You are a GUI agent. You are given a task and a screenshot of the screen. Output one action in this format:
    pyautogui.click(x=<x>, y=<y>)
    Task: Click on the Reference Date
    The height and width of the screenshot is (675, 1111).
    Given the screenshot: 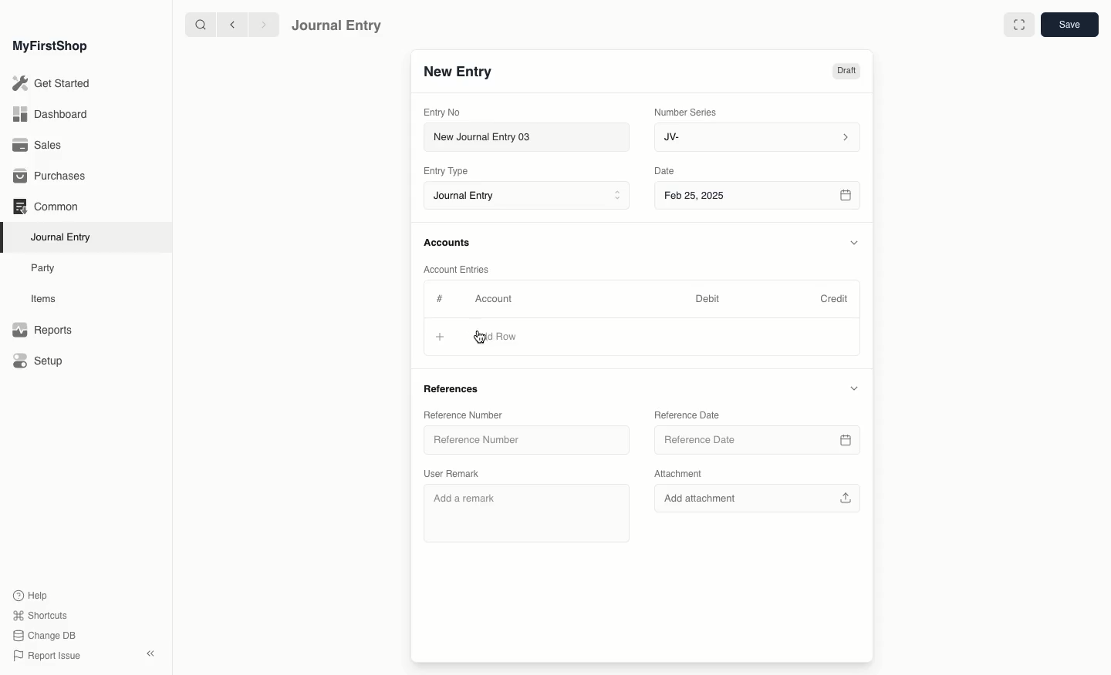 What is the action you would take?
    pyautogui.click(x=757, y=442)
    